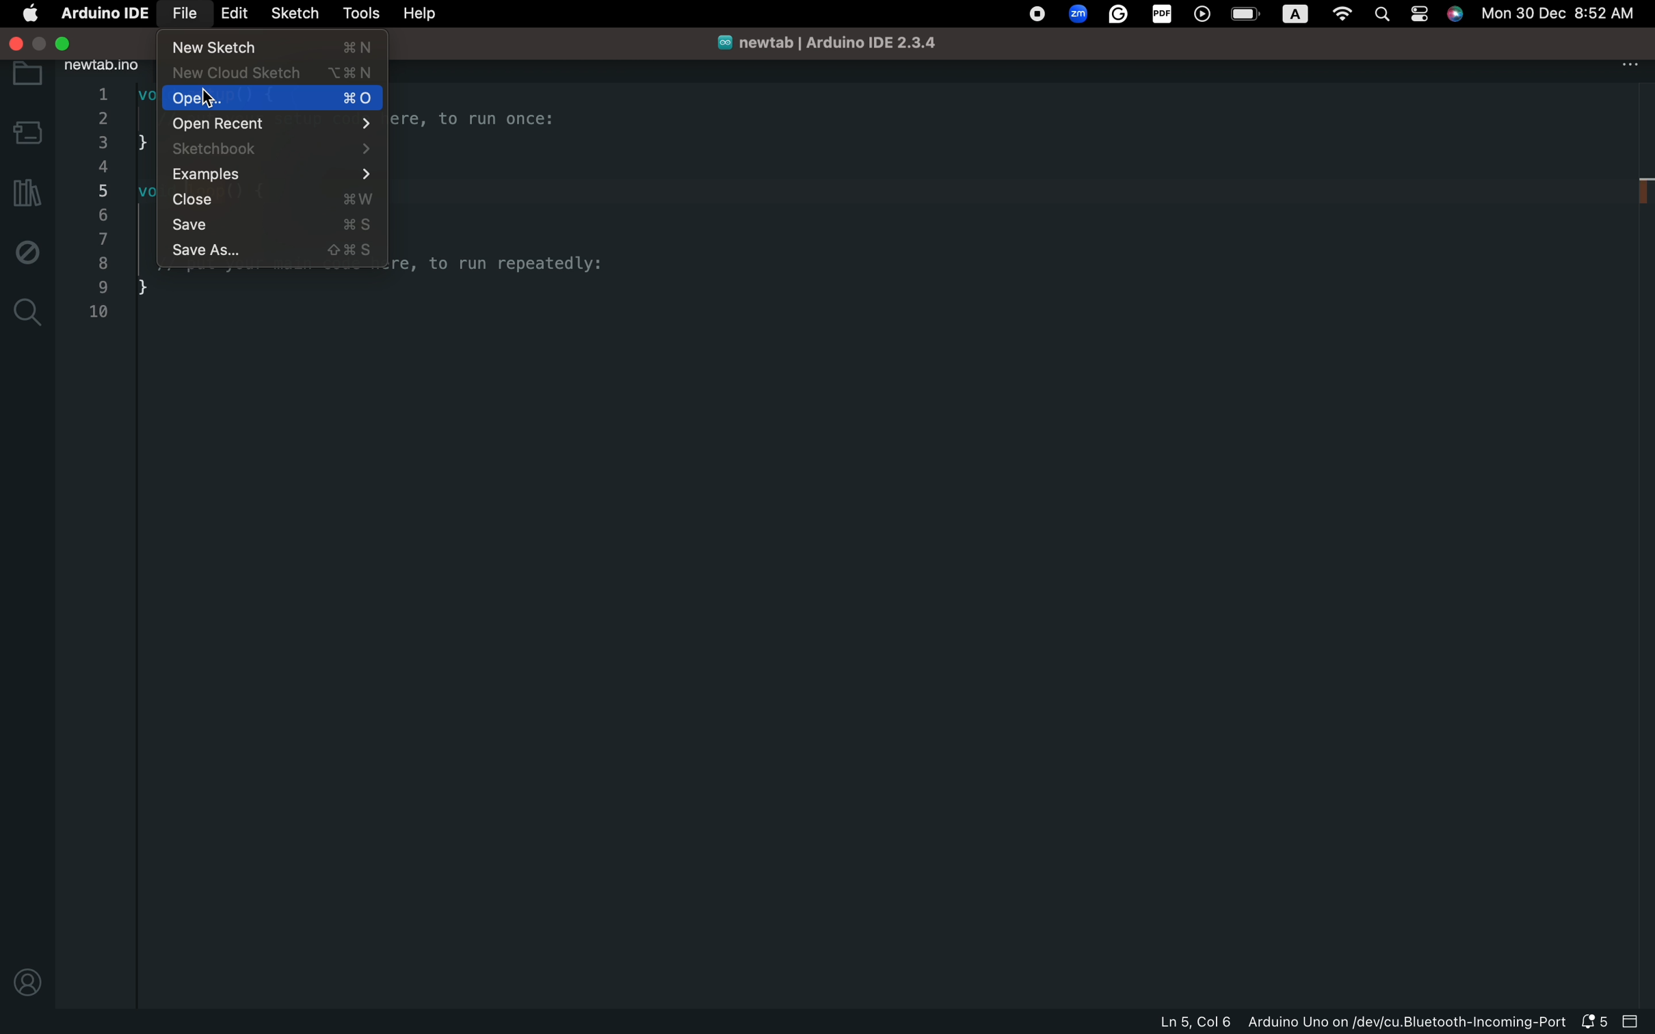 The height and width of the screenshot is (1034, 1655). I want to click on examples, so click(270, 174).